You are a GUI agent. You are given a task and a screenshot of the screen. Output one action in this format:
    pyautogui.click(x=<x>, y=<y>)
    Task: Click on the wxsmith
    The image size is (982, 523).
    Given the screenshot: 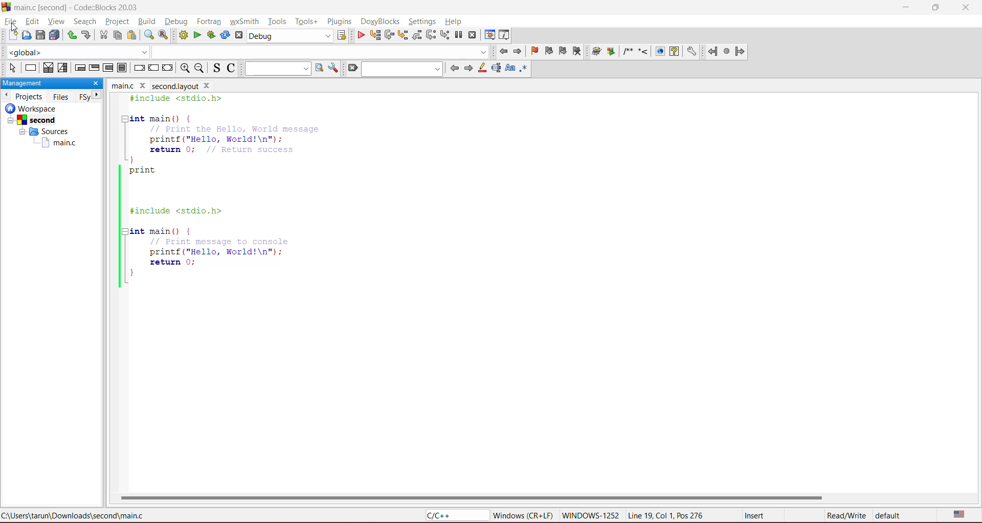 What is the action you would take?
    pyautogui.click(x=248, y=23)
    